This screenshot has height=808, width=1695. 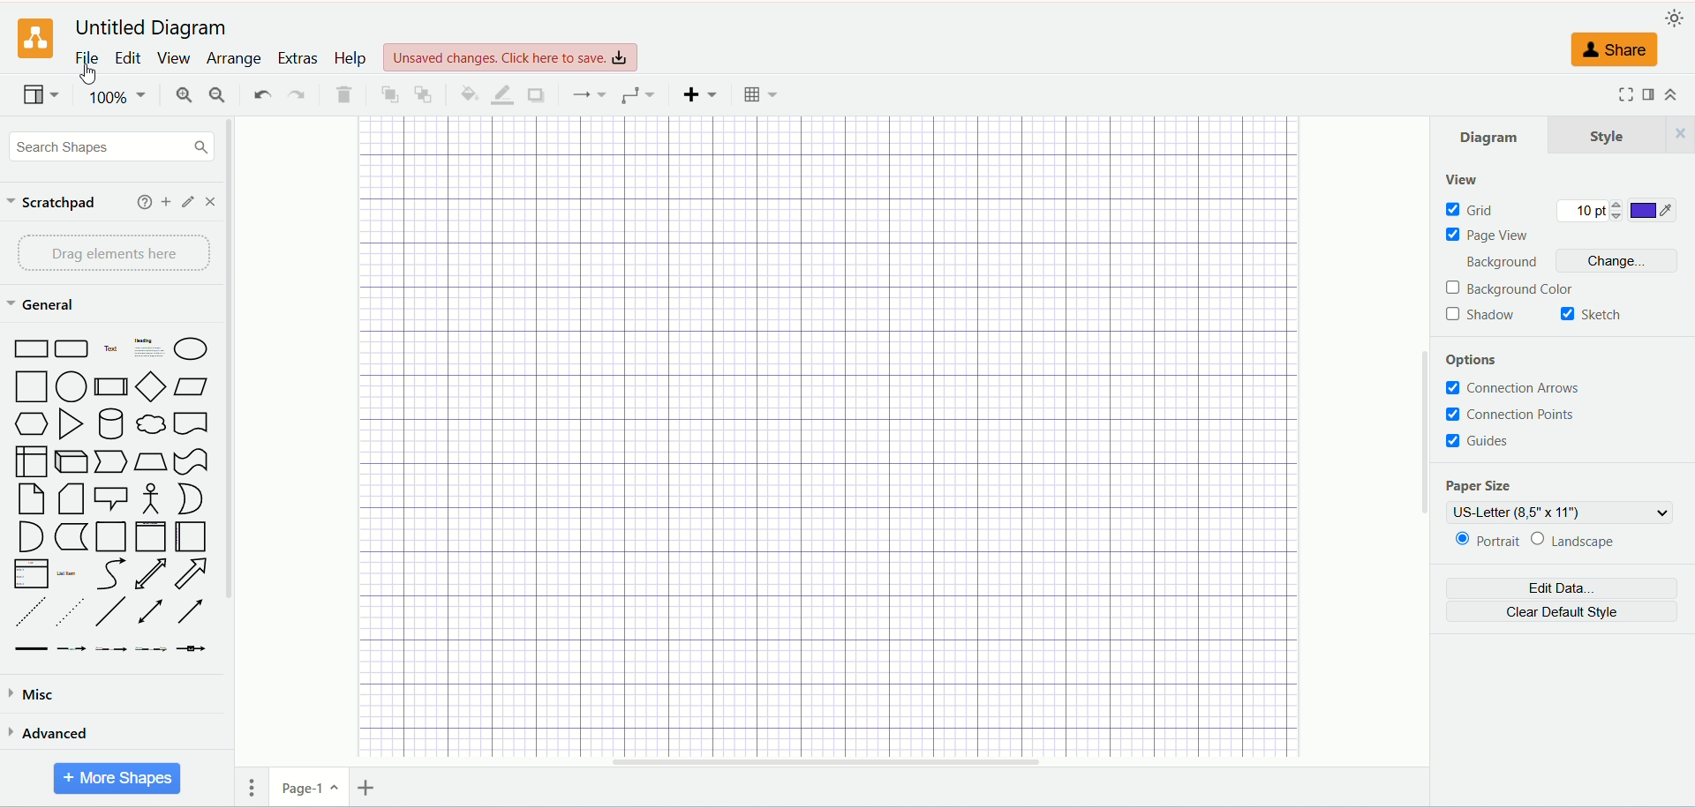 What do you see at coordinates (117, 778) in the screenshot?
I see `more shapes` at bounding box center [117, 778].